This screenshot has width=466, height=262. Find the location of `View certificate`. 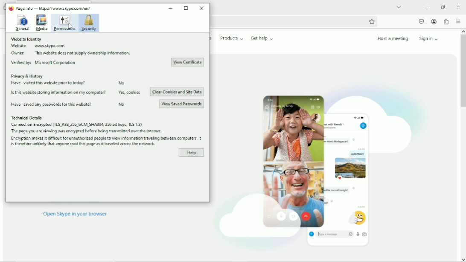

View certificate is located at coordinates (187, 62).